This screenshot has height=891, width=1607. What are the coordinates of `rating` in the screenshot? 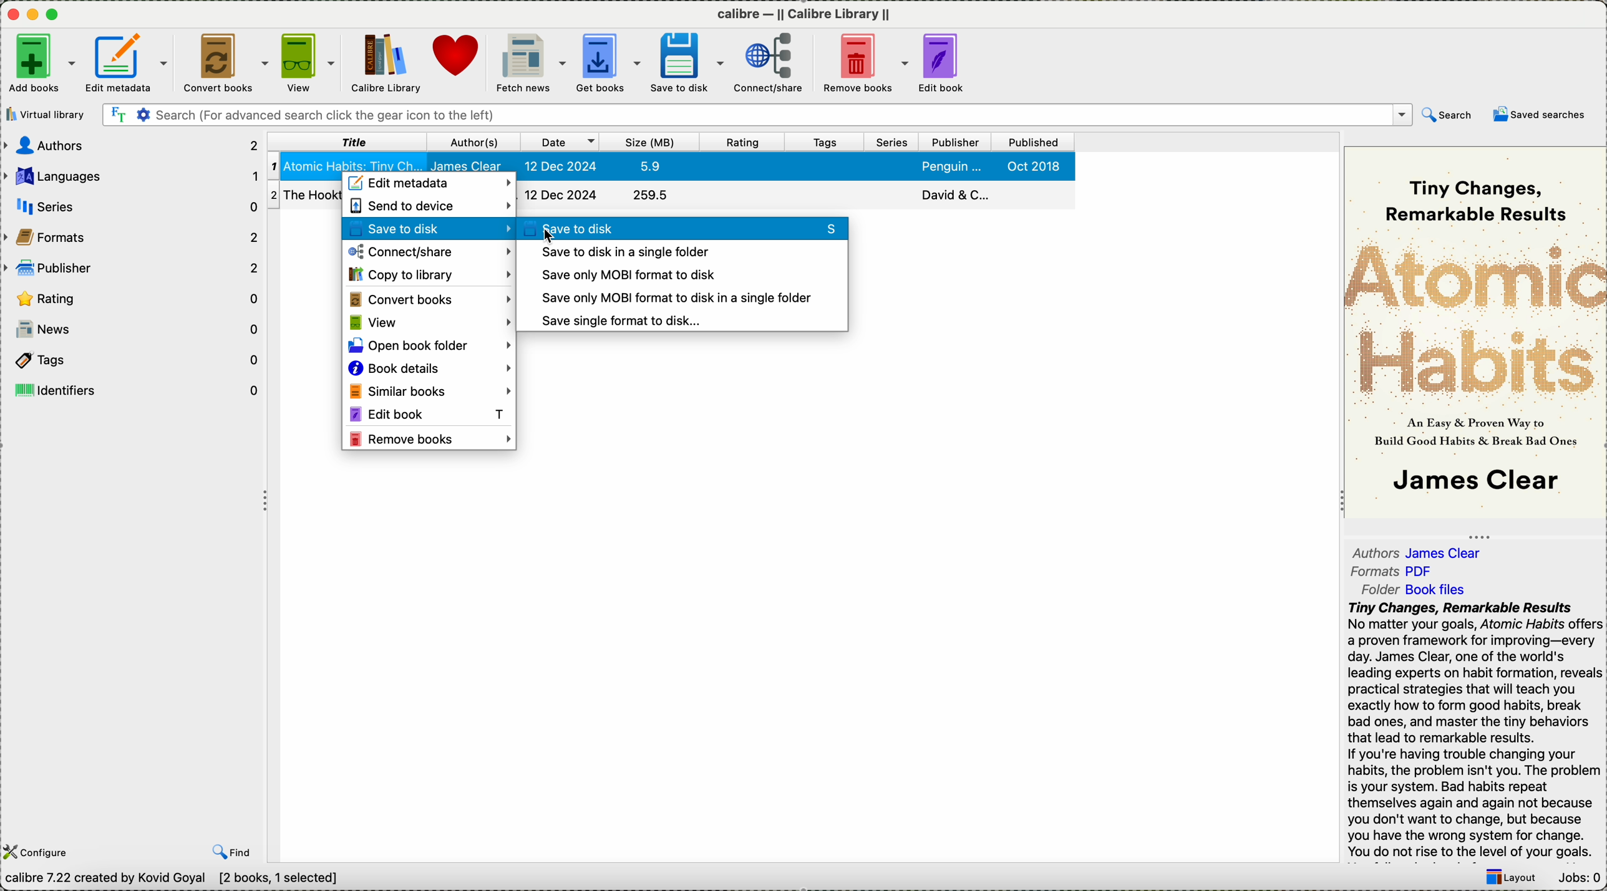 It's located at (742, 142).